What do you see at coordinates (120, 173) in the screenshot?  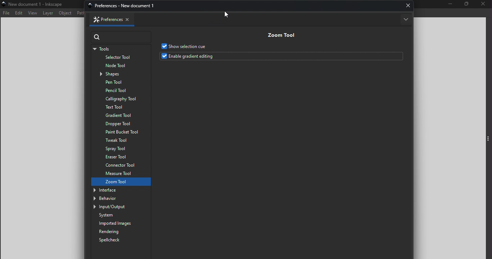 I see `Measure tool` at bounding box center [120, 173].